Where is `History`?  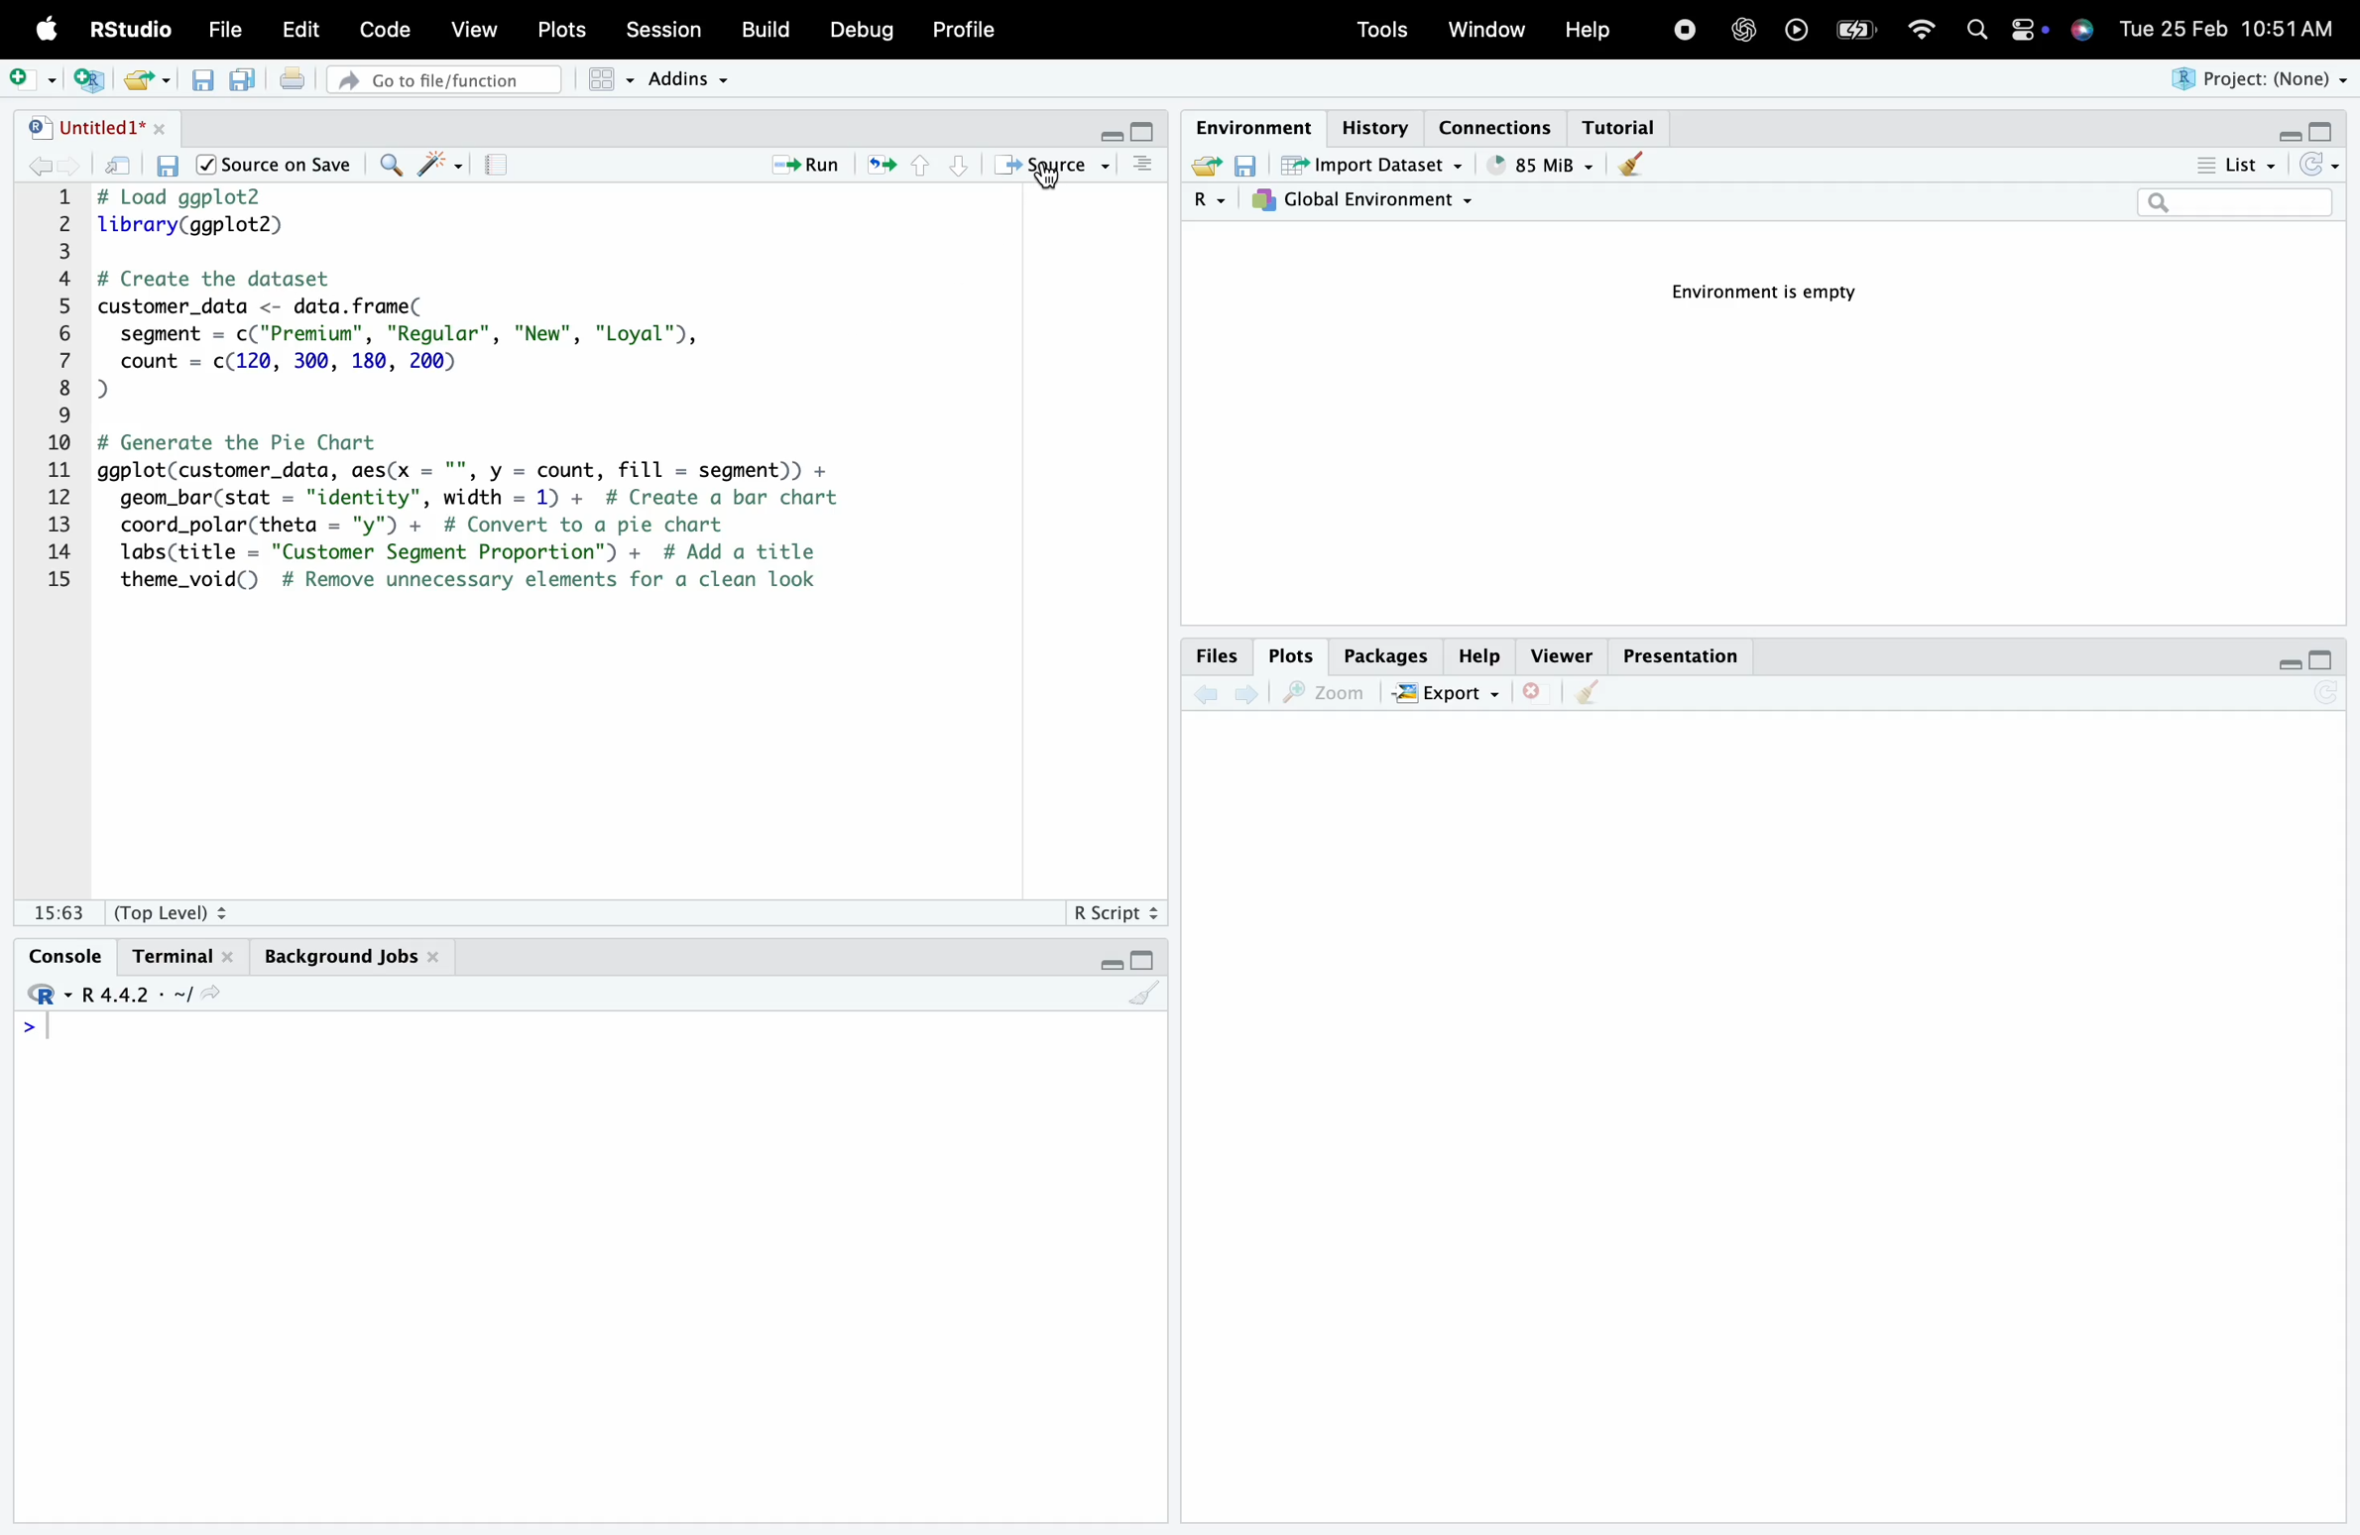 History is located at coordinates (1369, 117).